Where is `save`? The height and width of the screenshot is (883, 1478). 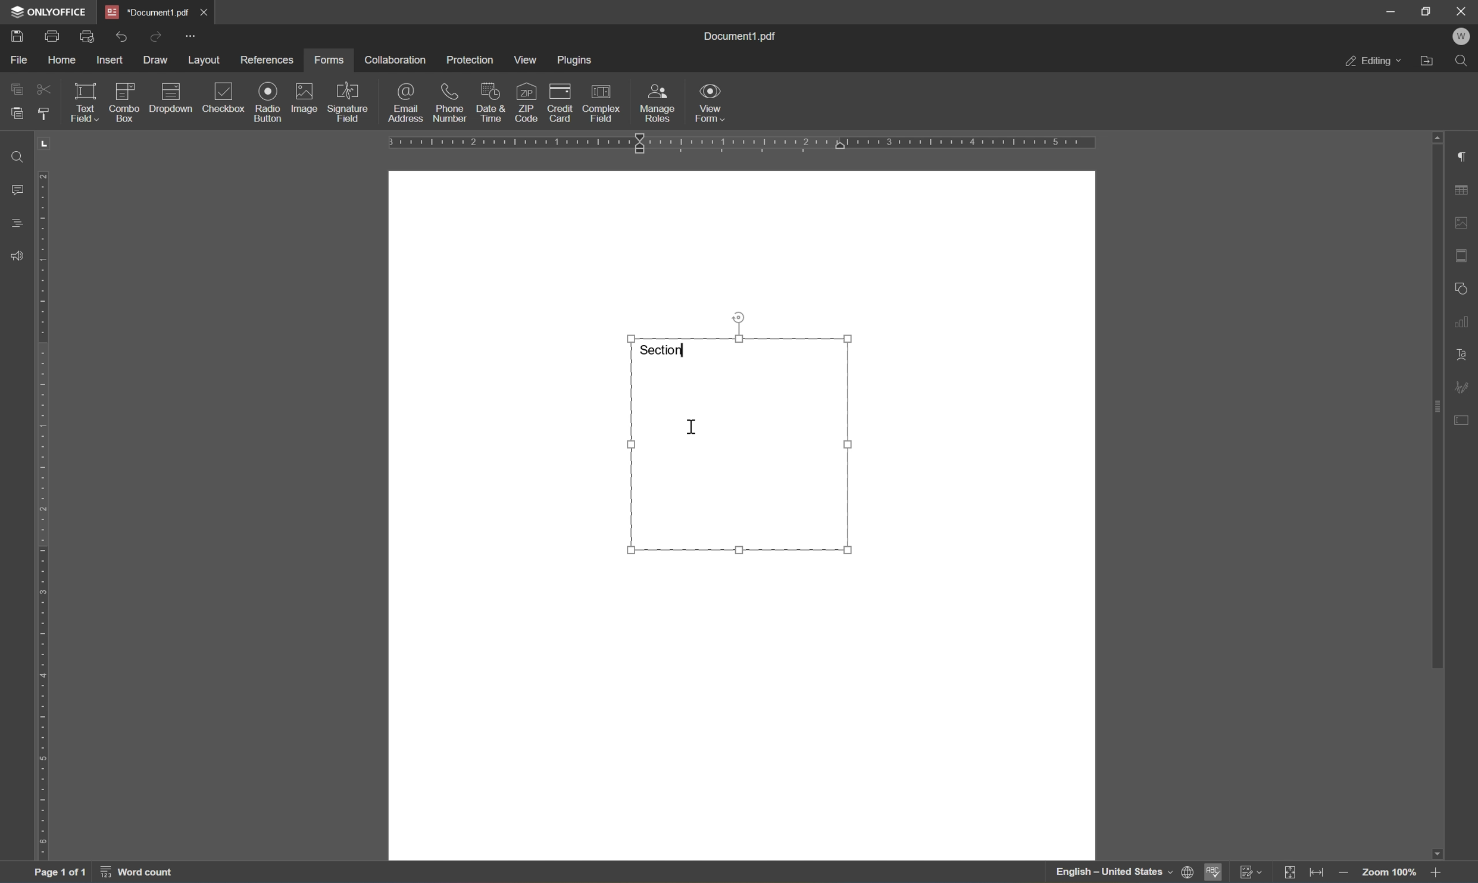
save is located at coordinates (22, 36).